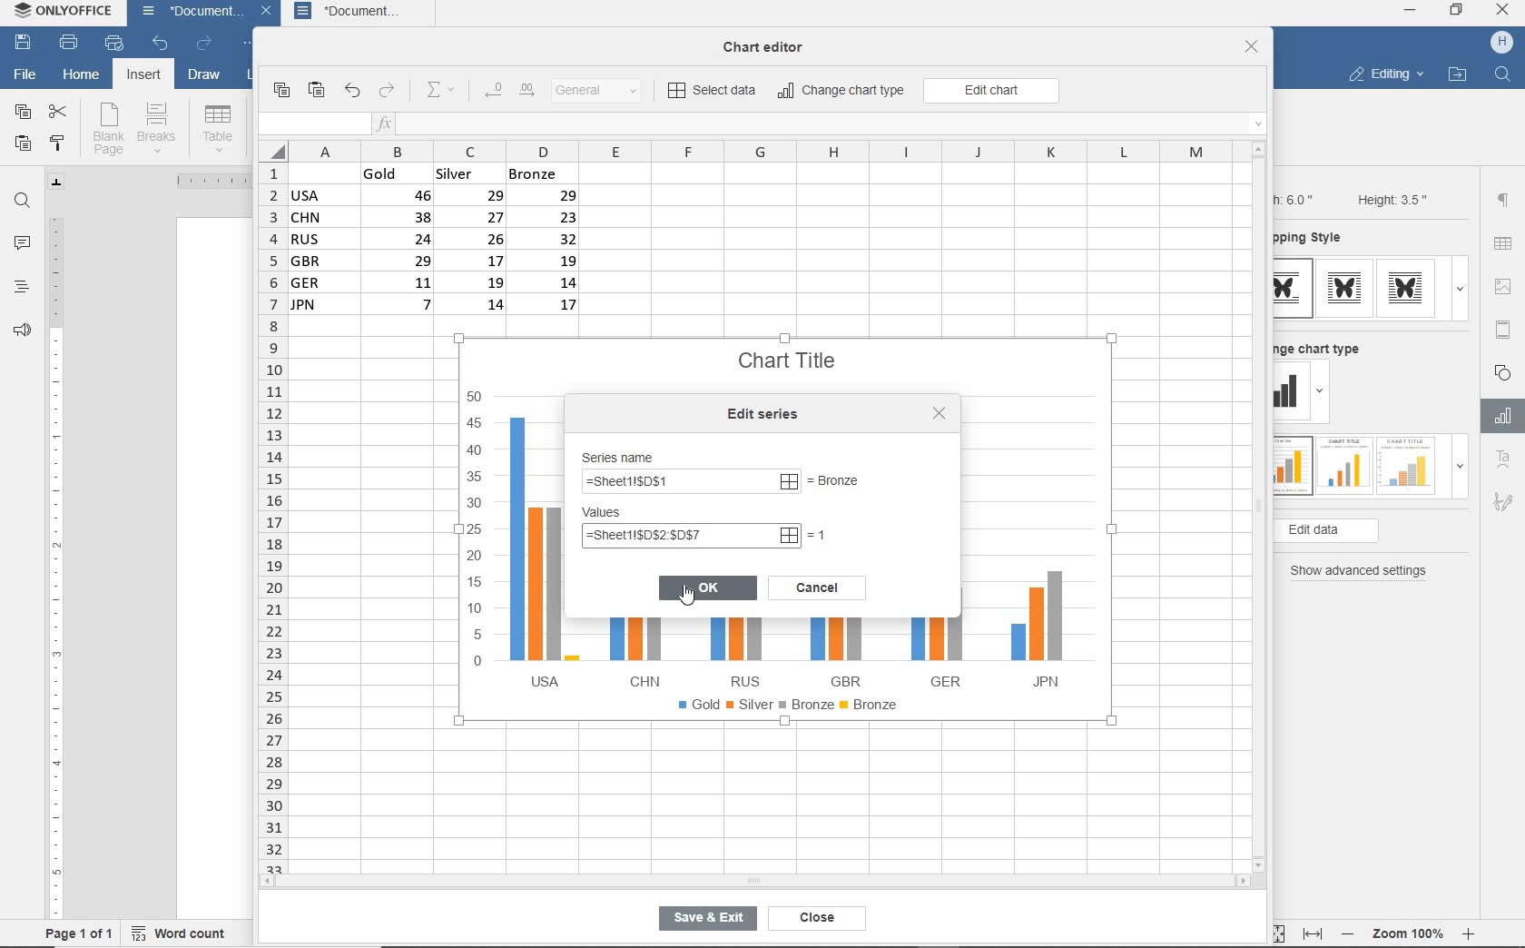 This screenshot has width=1525, height=948. I want to click on document, so click(362, 13).